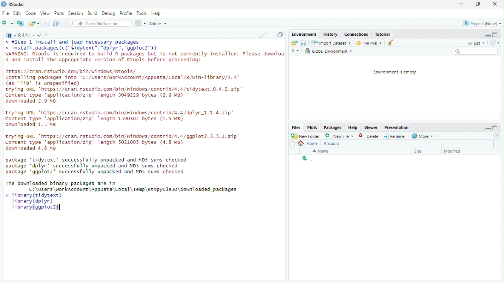 Image resolution: width=504 pixels, height=283 pixels. Describe the element at coordinates (383, 34) in the screenshot. I see `Tutorial` at that location.